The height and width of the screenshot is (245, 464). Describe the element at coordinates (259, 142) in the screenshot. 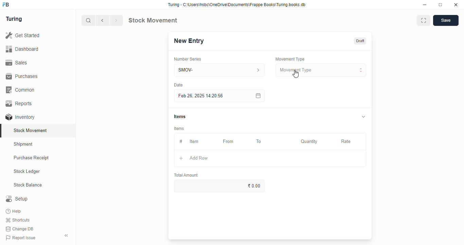

I see `to` at that location.